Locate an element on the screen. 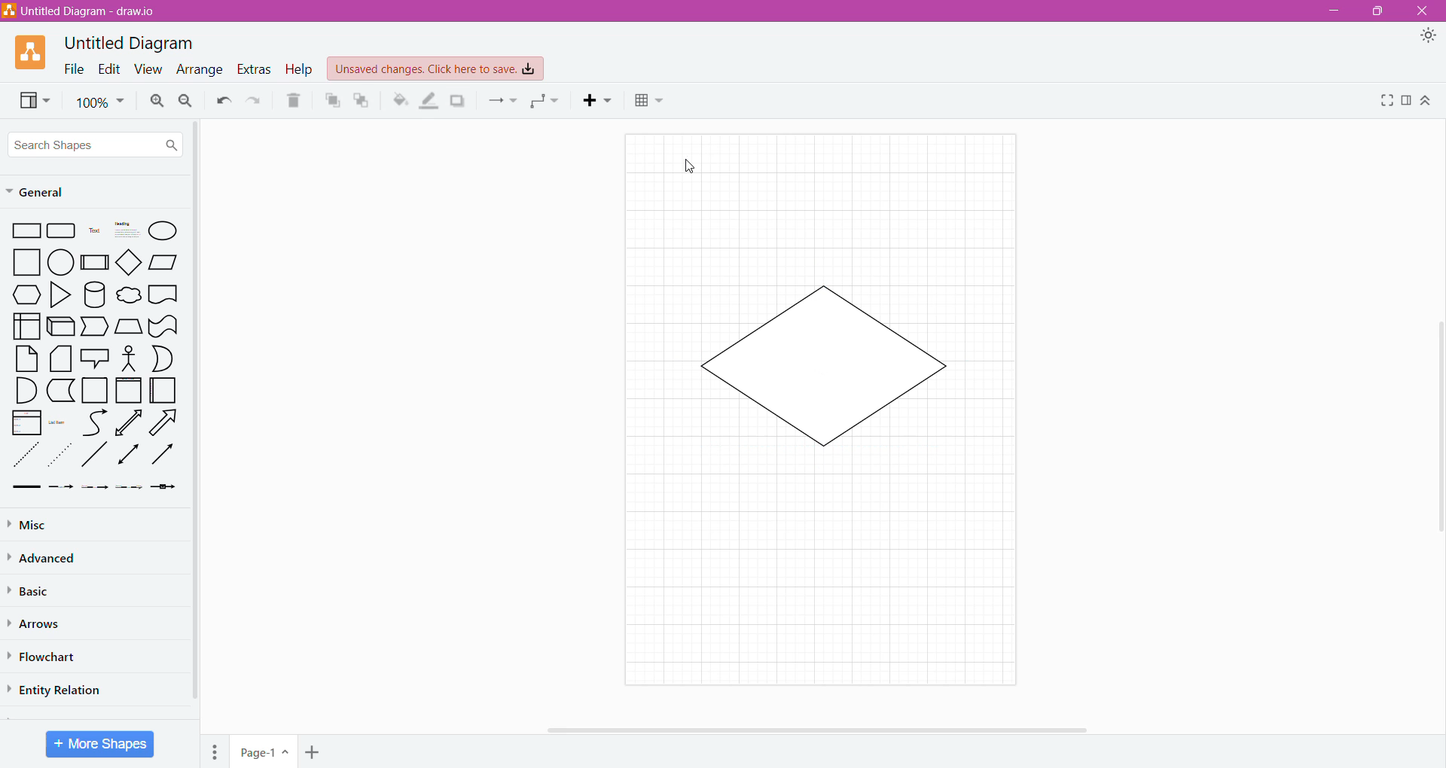 The height and width of the screenshot is (768, 1446). Misc is located at coordinates (30, 525).